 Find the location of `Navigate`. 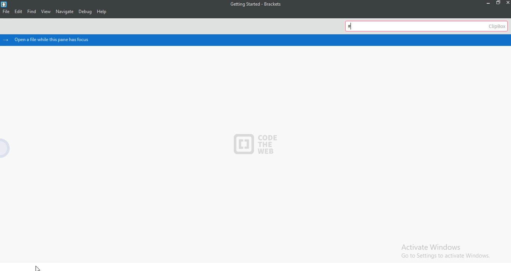

Navigate is located at coordinates (65, 12).